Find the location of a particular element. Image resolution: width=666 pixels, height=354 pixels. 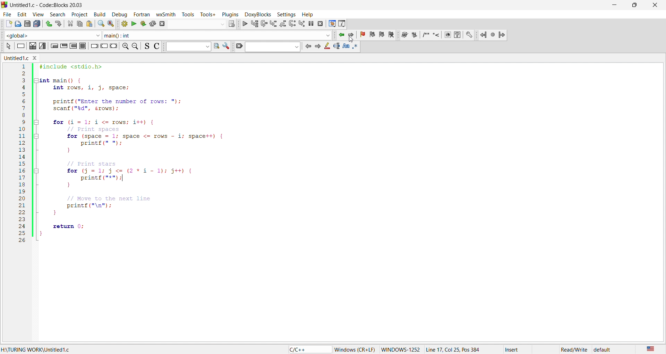

wxsmith is located at coordinates (166, 14).